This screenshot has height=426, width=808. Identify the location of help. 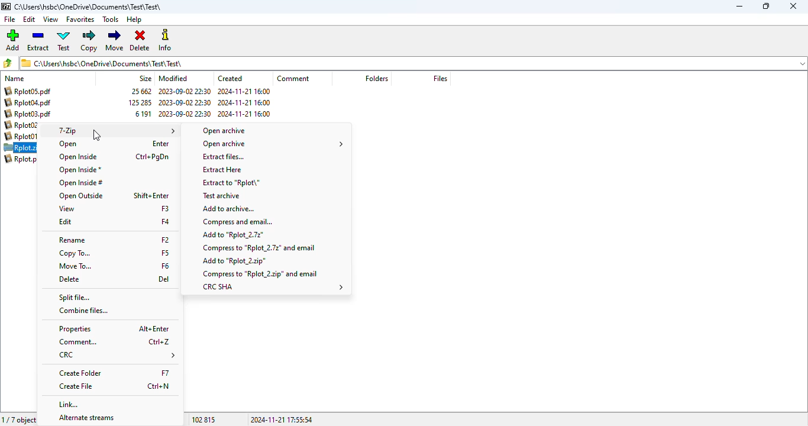
(134, 20).